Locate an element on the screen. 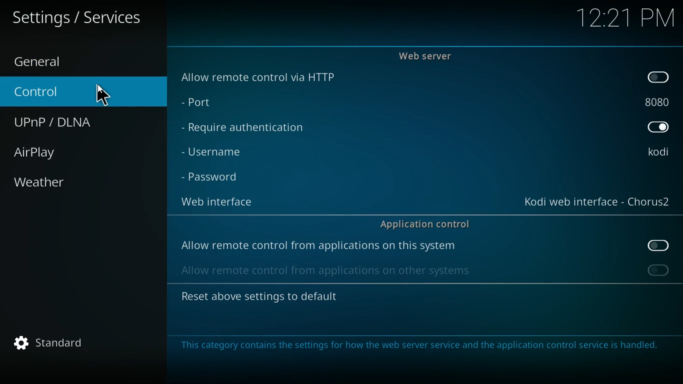 This screenshot has height=384, width=683. off is located at coordinates (660, 247).